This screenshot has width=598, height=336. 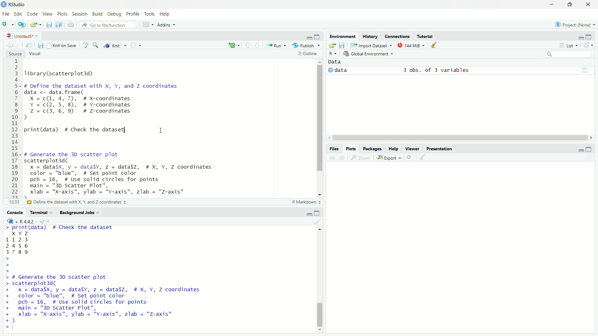 What do you see at coordinates (320, 330) in the screenshot?
I see `move bottom` at bounding box center [320, 330].